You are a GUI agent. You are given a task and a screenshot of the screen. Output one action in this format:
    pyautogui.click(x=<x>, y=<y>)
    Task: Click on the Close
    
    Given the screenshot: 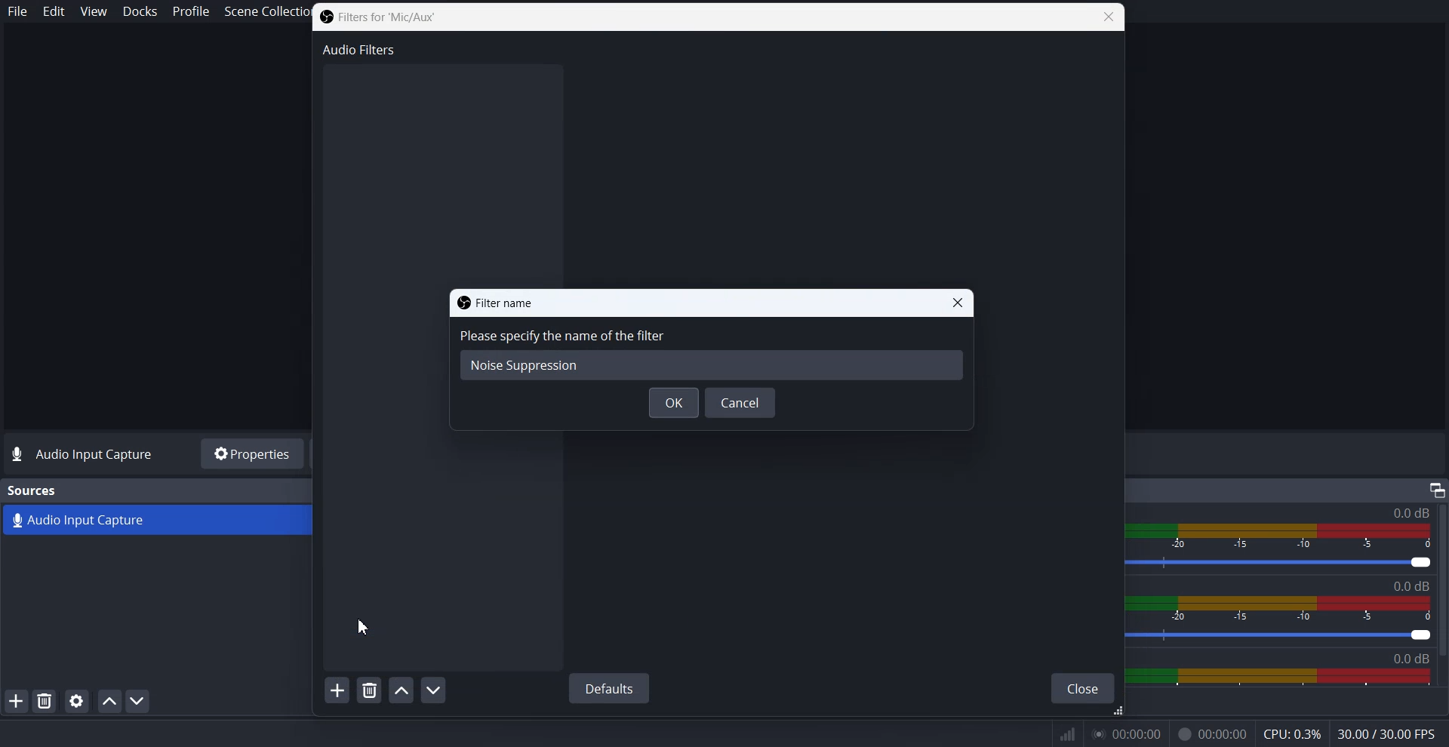 What is the action you would take?
    pyautogui.click(x=1083, y=689)
    